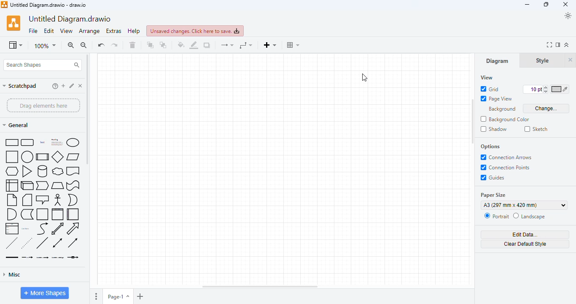 Image resolution: width=576 pixels, height=304 pixels. What do you see at coordinates (97, 297) in the screenshot?
I see `options` at bounding box center [97, 297].